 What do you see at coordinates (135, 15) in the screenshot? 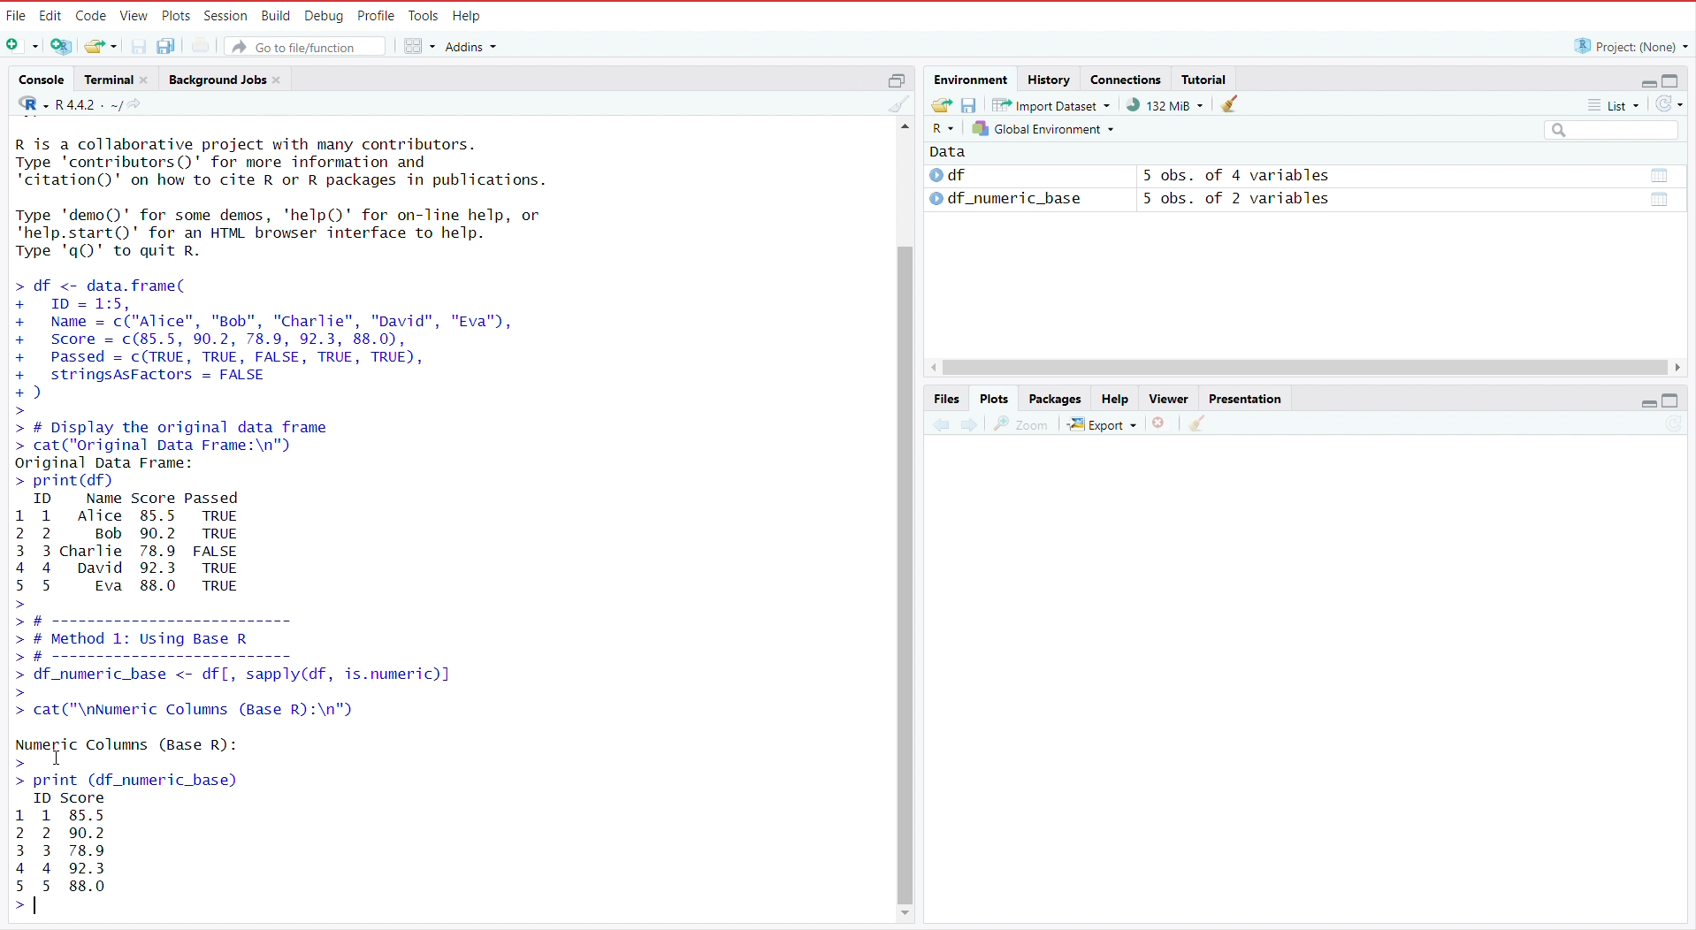
I see `View` at bounding box center [135, 15].